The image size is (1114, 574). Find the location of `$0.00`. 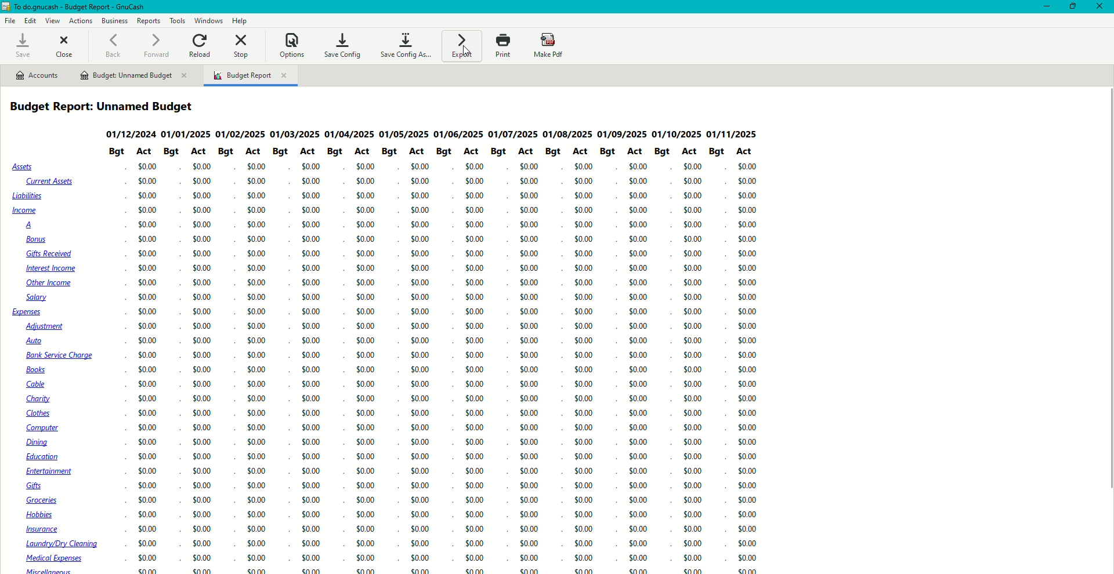

$0.00 is located at coordinates (367, 268).